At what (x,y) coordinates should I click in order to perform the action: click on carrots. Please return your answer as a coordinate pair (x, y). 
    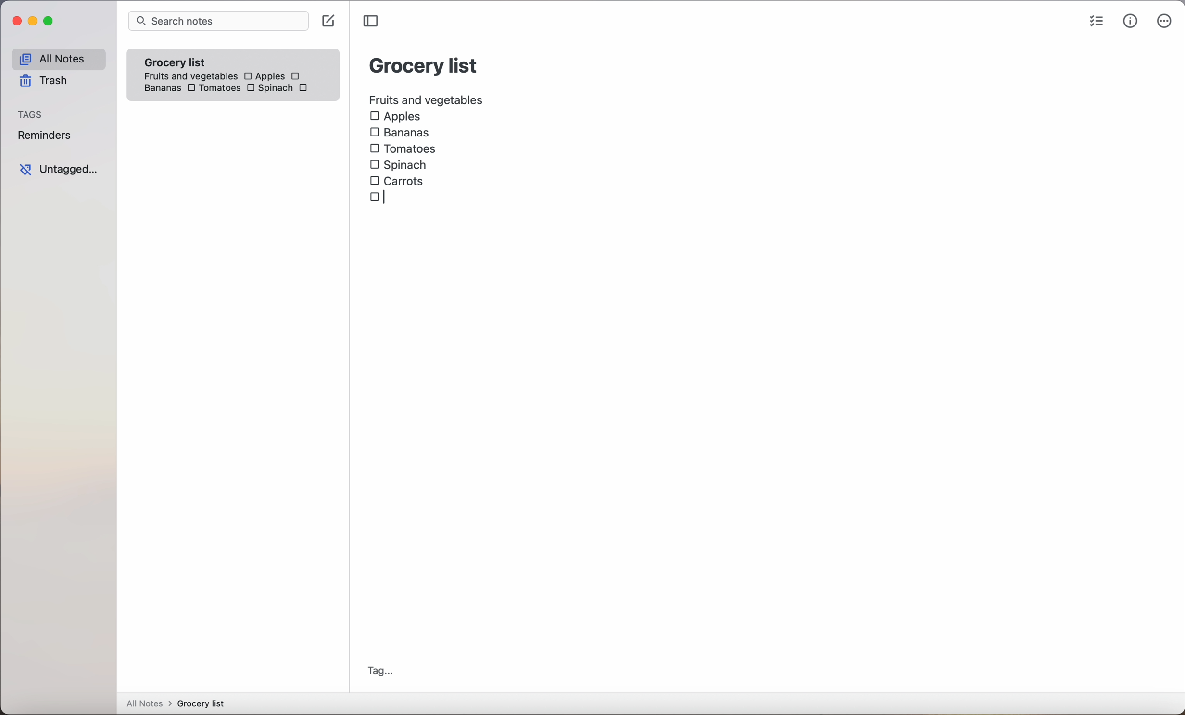
    Looking at the image, I should click on (306, 88).